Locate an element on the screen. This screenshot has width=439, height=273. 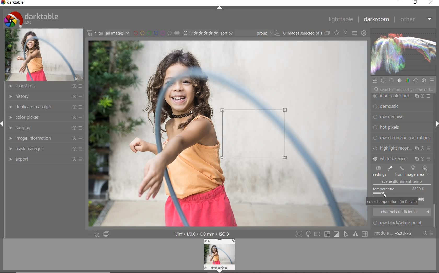
image is located at coordinates (45, 54).